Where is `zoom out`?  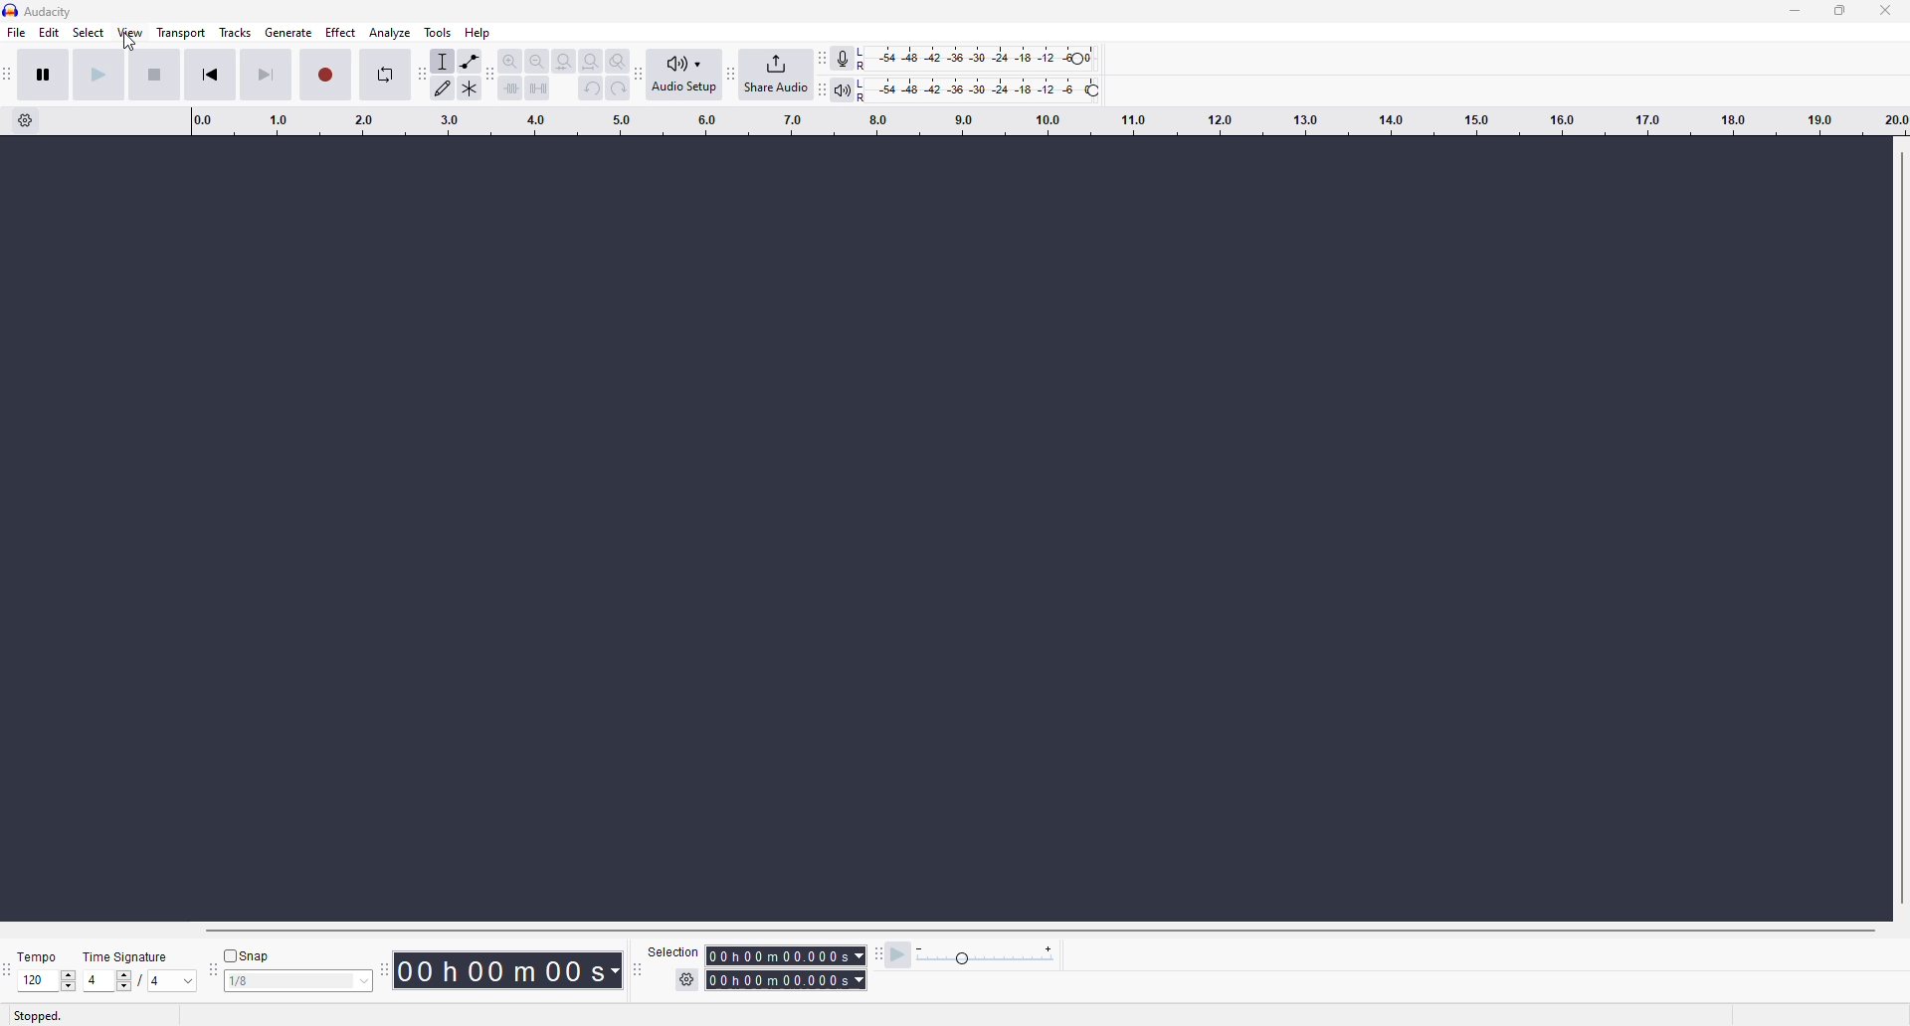 zoom out is located at coordinates (535, 61).